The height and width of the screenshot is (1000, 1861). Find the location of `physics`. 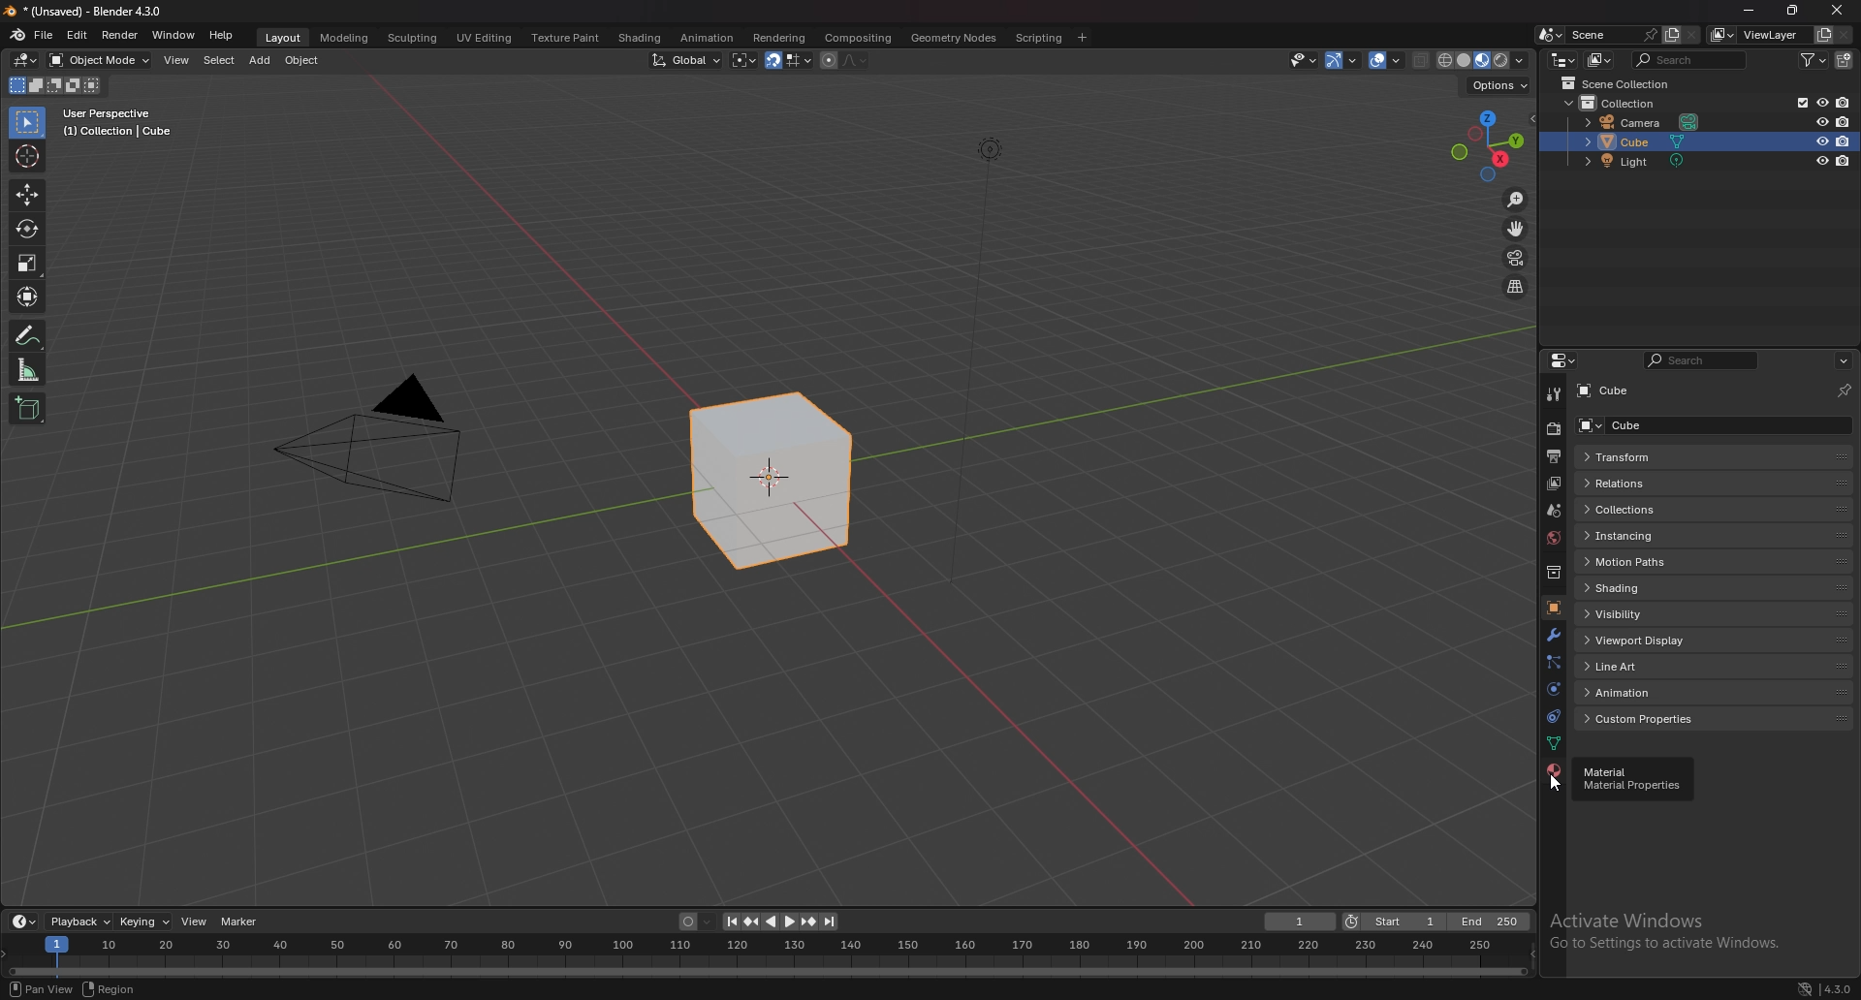

physics is located at coordinates (1553, 690).